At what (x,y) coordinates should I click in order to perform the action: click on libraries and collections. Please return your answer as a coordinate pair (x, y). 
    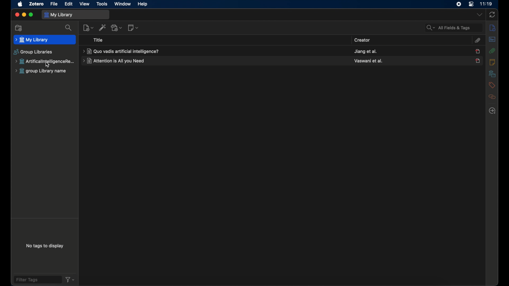
    Looking at the image, I should click on (492, 74).